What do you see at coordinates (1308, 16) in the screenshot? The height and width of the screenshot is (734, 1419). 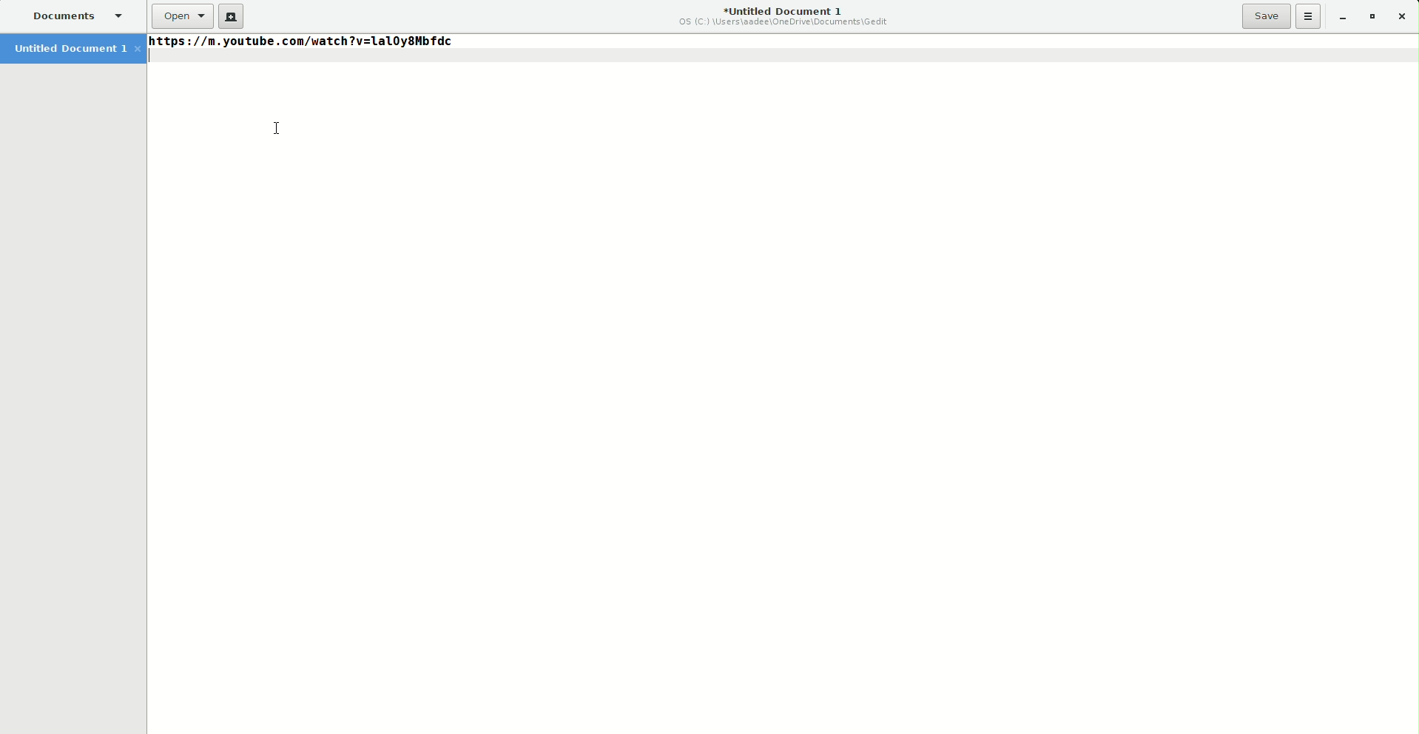 I see `Options` at bounding box center [1308, 16].